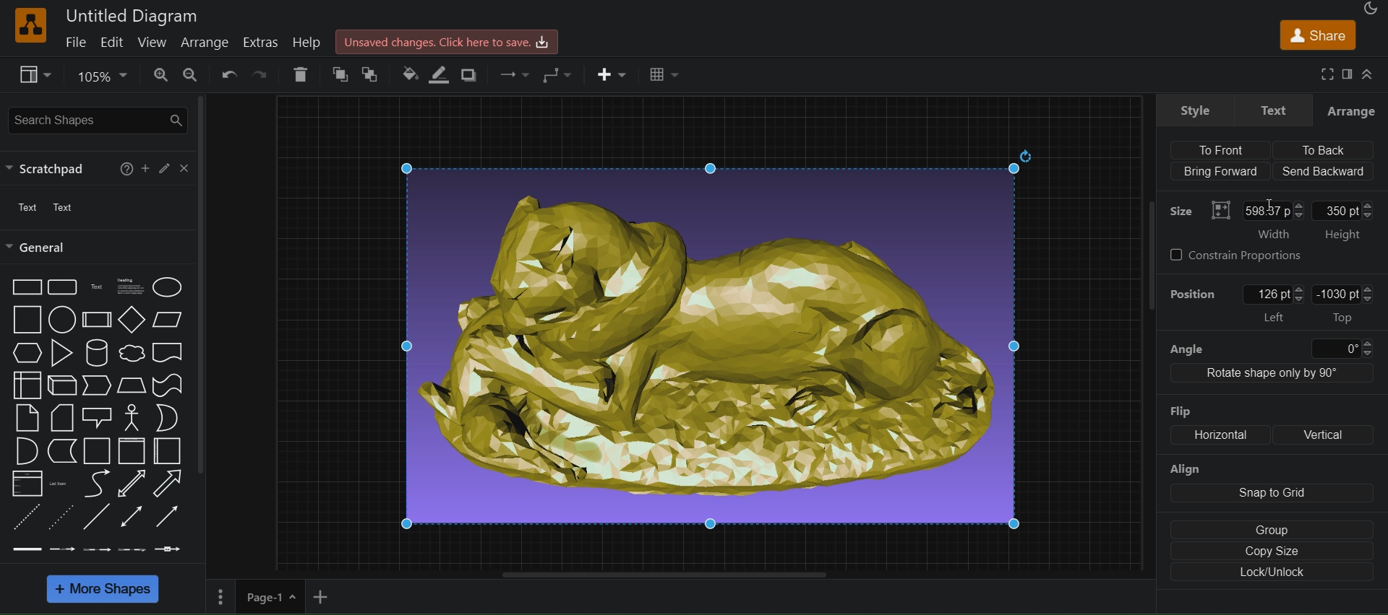 This screenshot has width=1388, height=615. Describe the element at coordinates (369, 76) in the screenshot. I see `to back` at that location.